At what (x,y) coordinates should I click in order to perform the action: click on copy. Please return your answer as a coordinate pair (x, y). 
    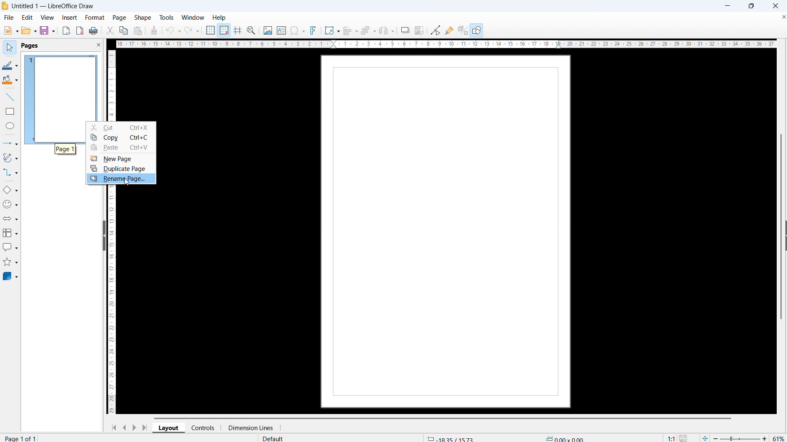
    Looking at the image, I should click on (123, 30).